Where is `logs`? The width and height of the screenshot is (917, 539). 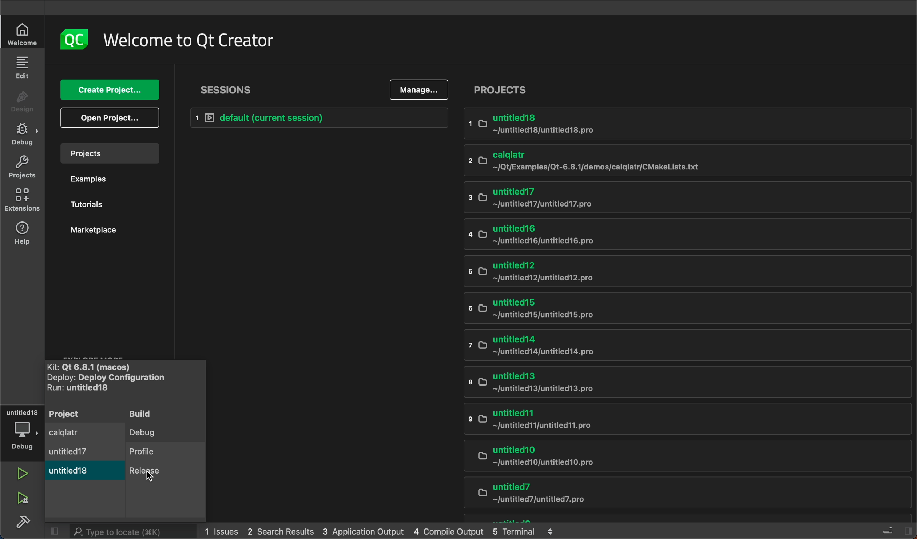
logs is located at coordinates (383, 530).